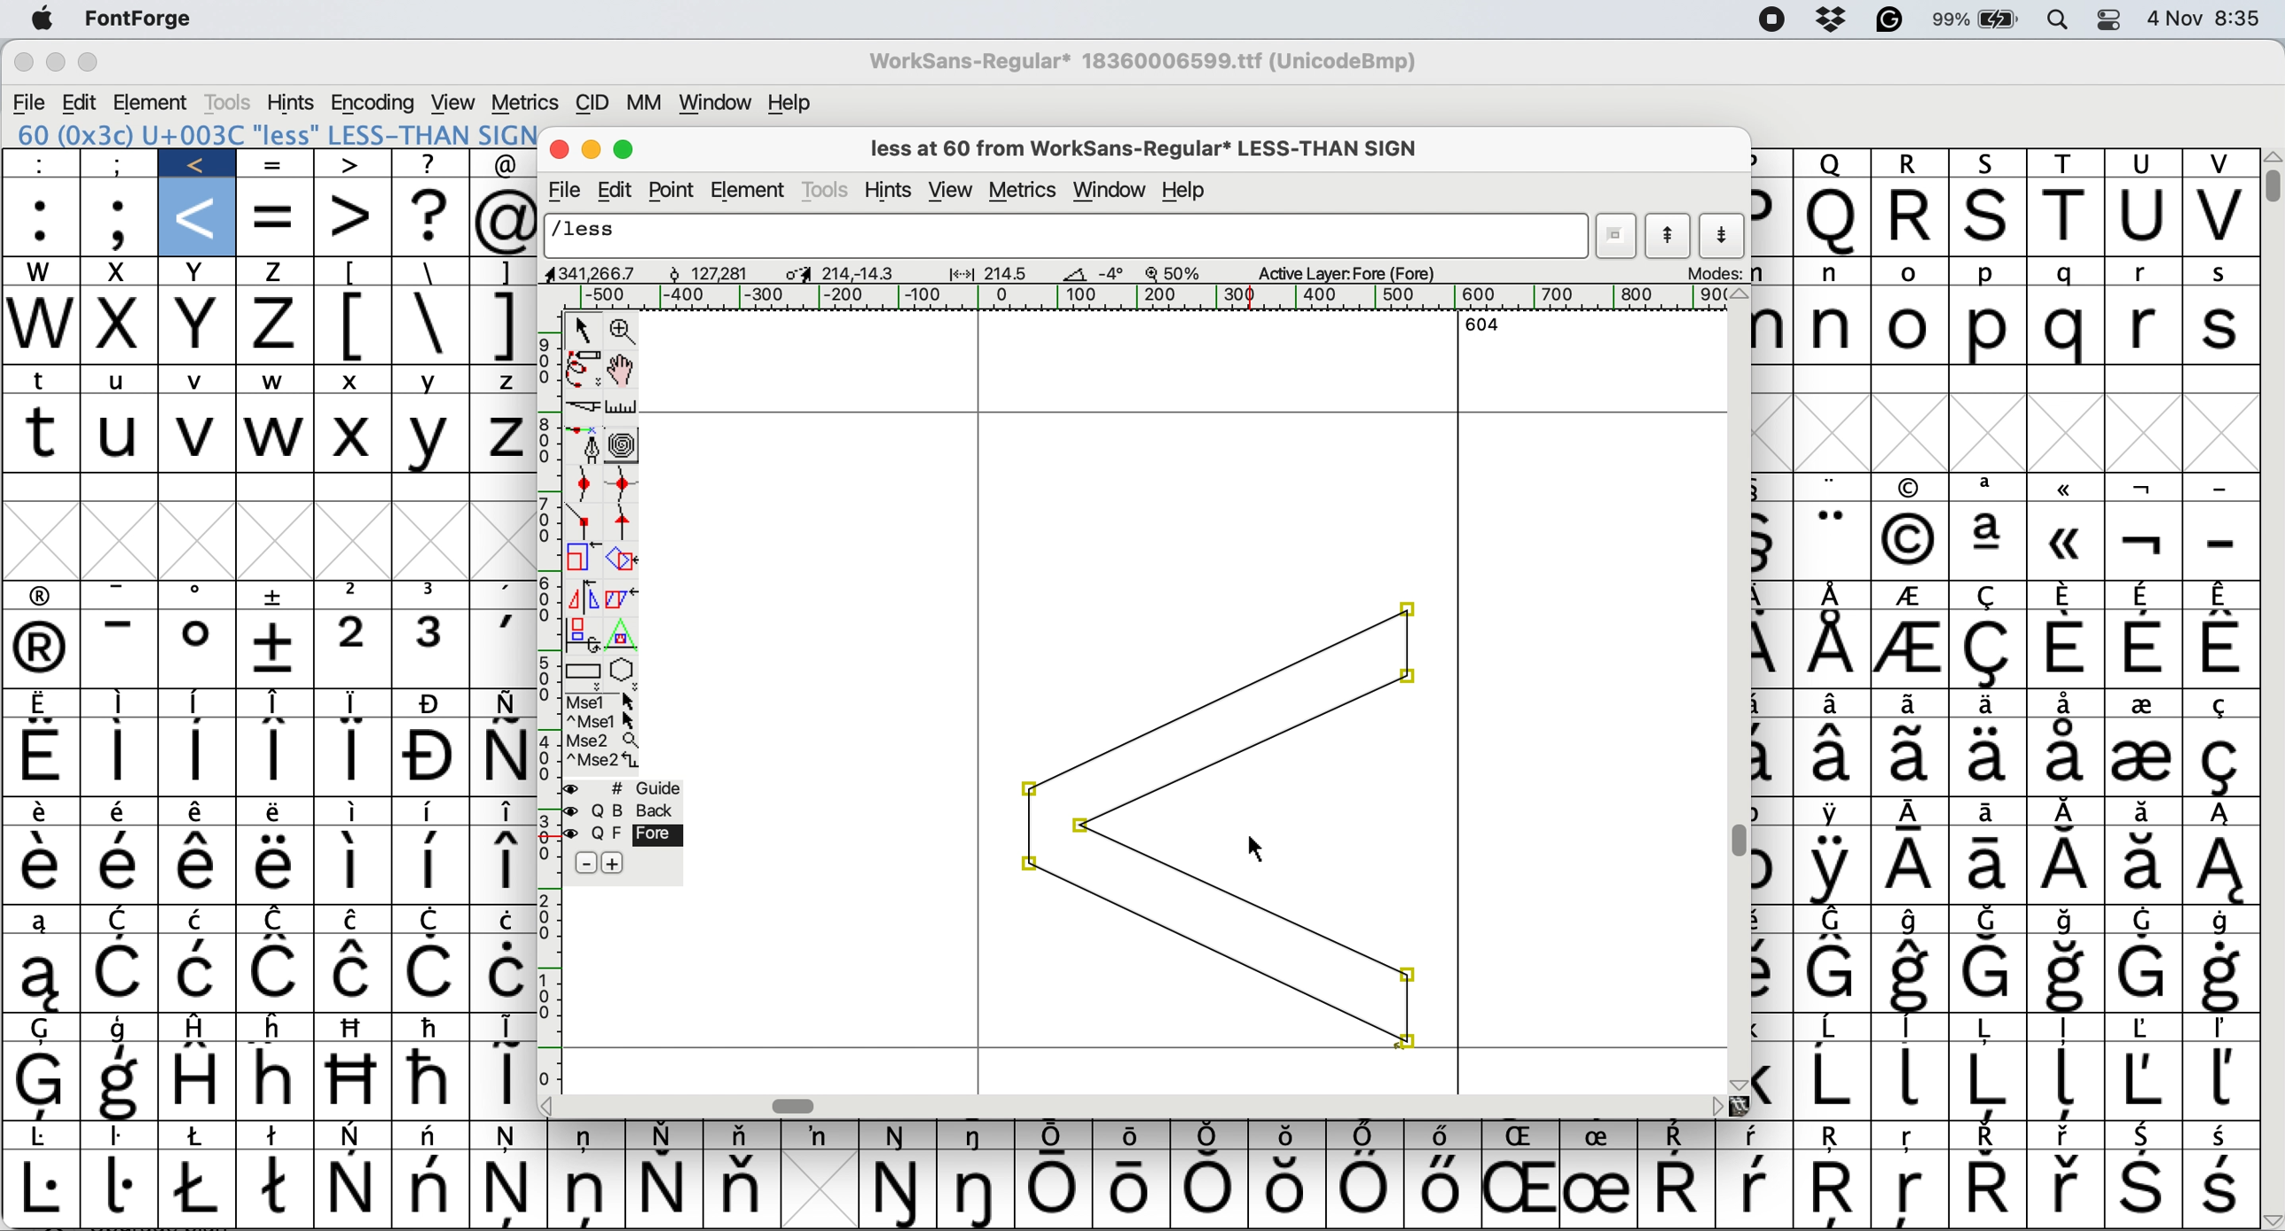  I want to click on Symbol, so click(433, 971).